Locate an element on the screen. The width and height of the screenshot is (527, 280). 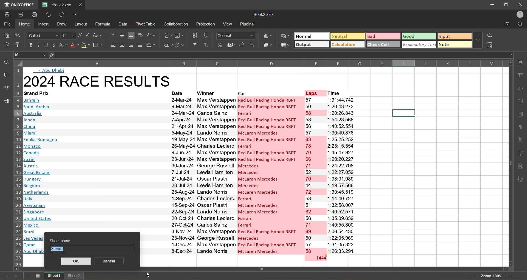
protection is located at coordinates (206, 24).